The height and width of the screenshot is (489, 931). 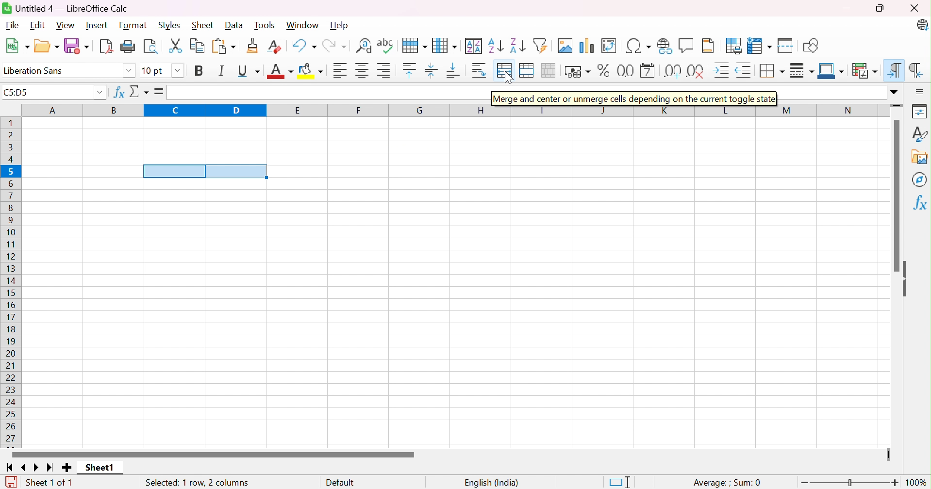 What do you see at coordinates (920, 91) in the screenshot?
I see `Sidebar Settings` at bounding box center [920, 91].